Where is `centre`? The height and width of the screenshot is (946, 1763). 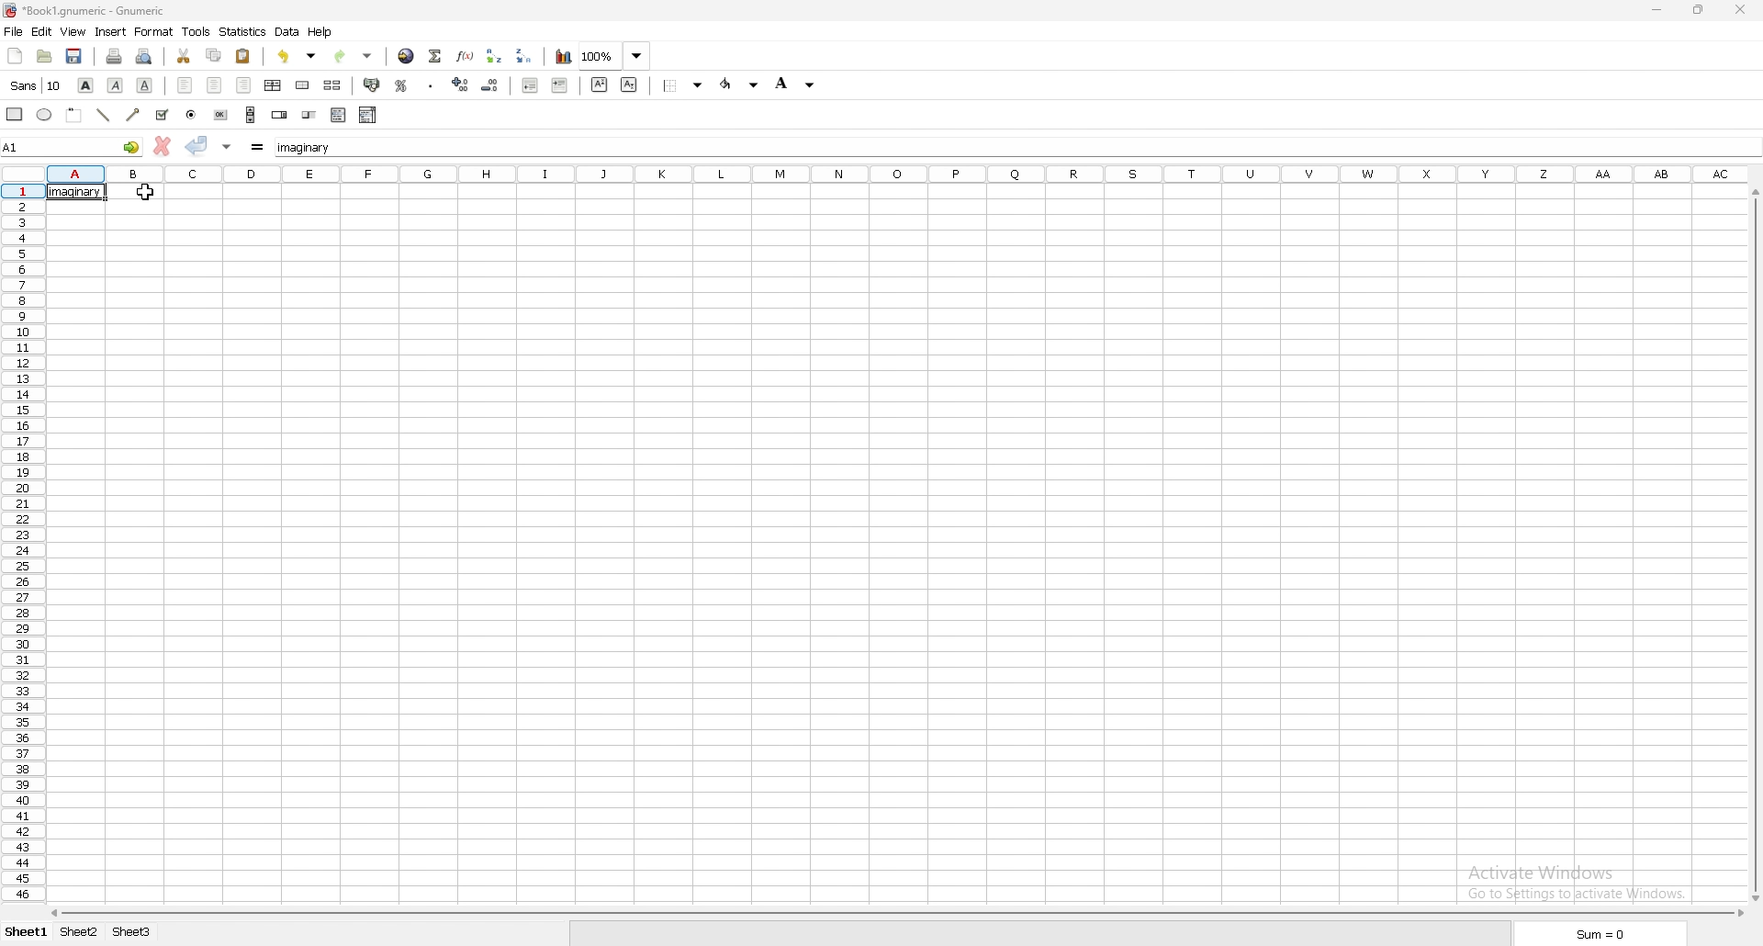
centre is located at coordinates (214, 84).